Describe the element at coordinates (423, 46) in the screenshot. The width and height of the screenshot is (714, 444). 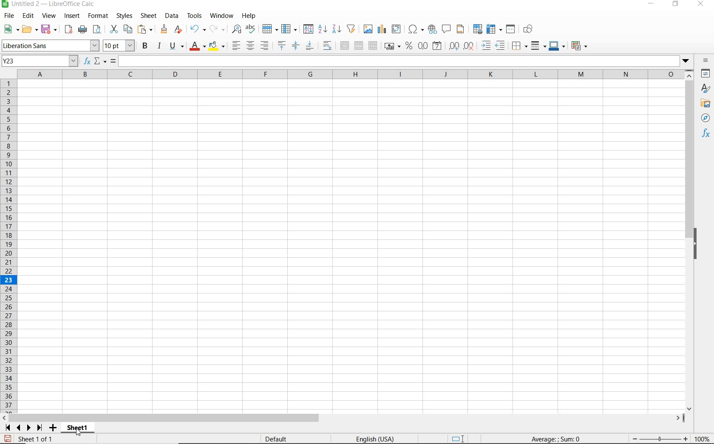
I see `FORMAT AS NUMBER` at that location.